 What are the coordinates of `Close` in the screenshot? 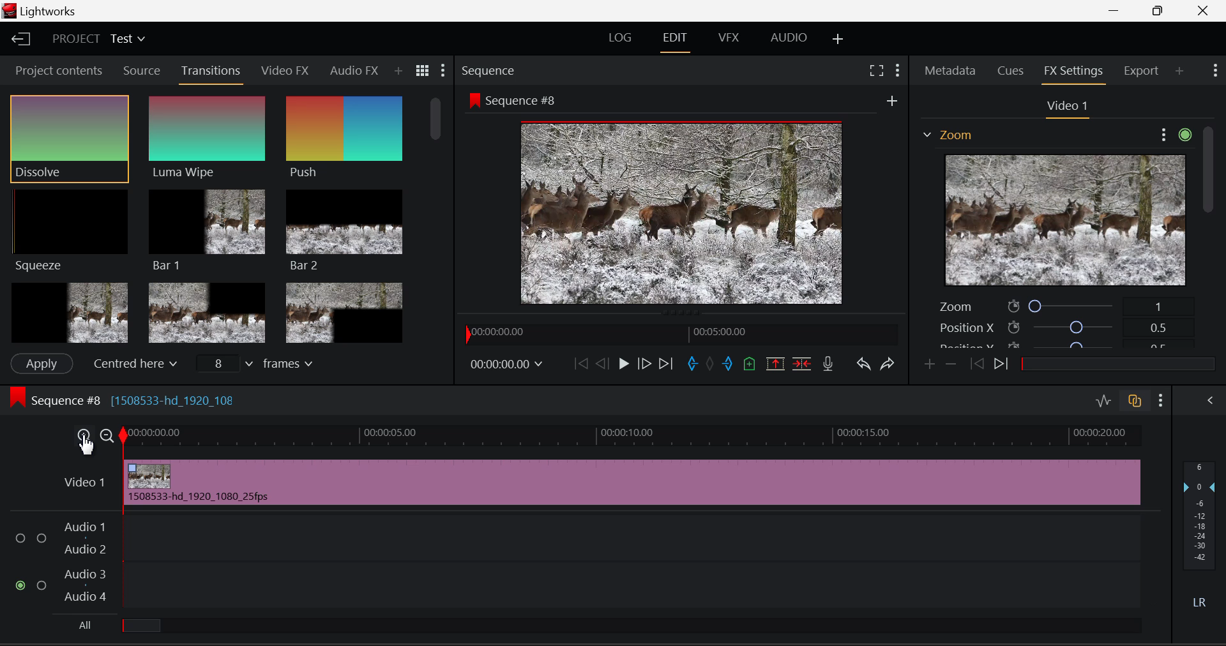 It's located at (1204, 11).